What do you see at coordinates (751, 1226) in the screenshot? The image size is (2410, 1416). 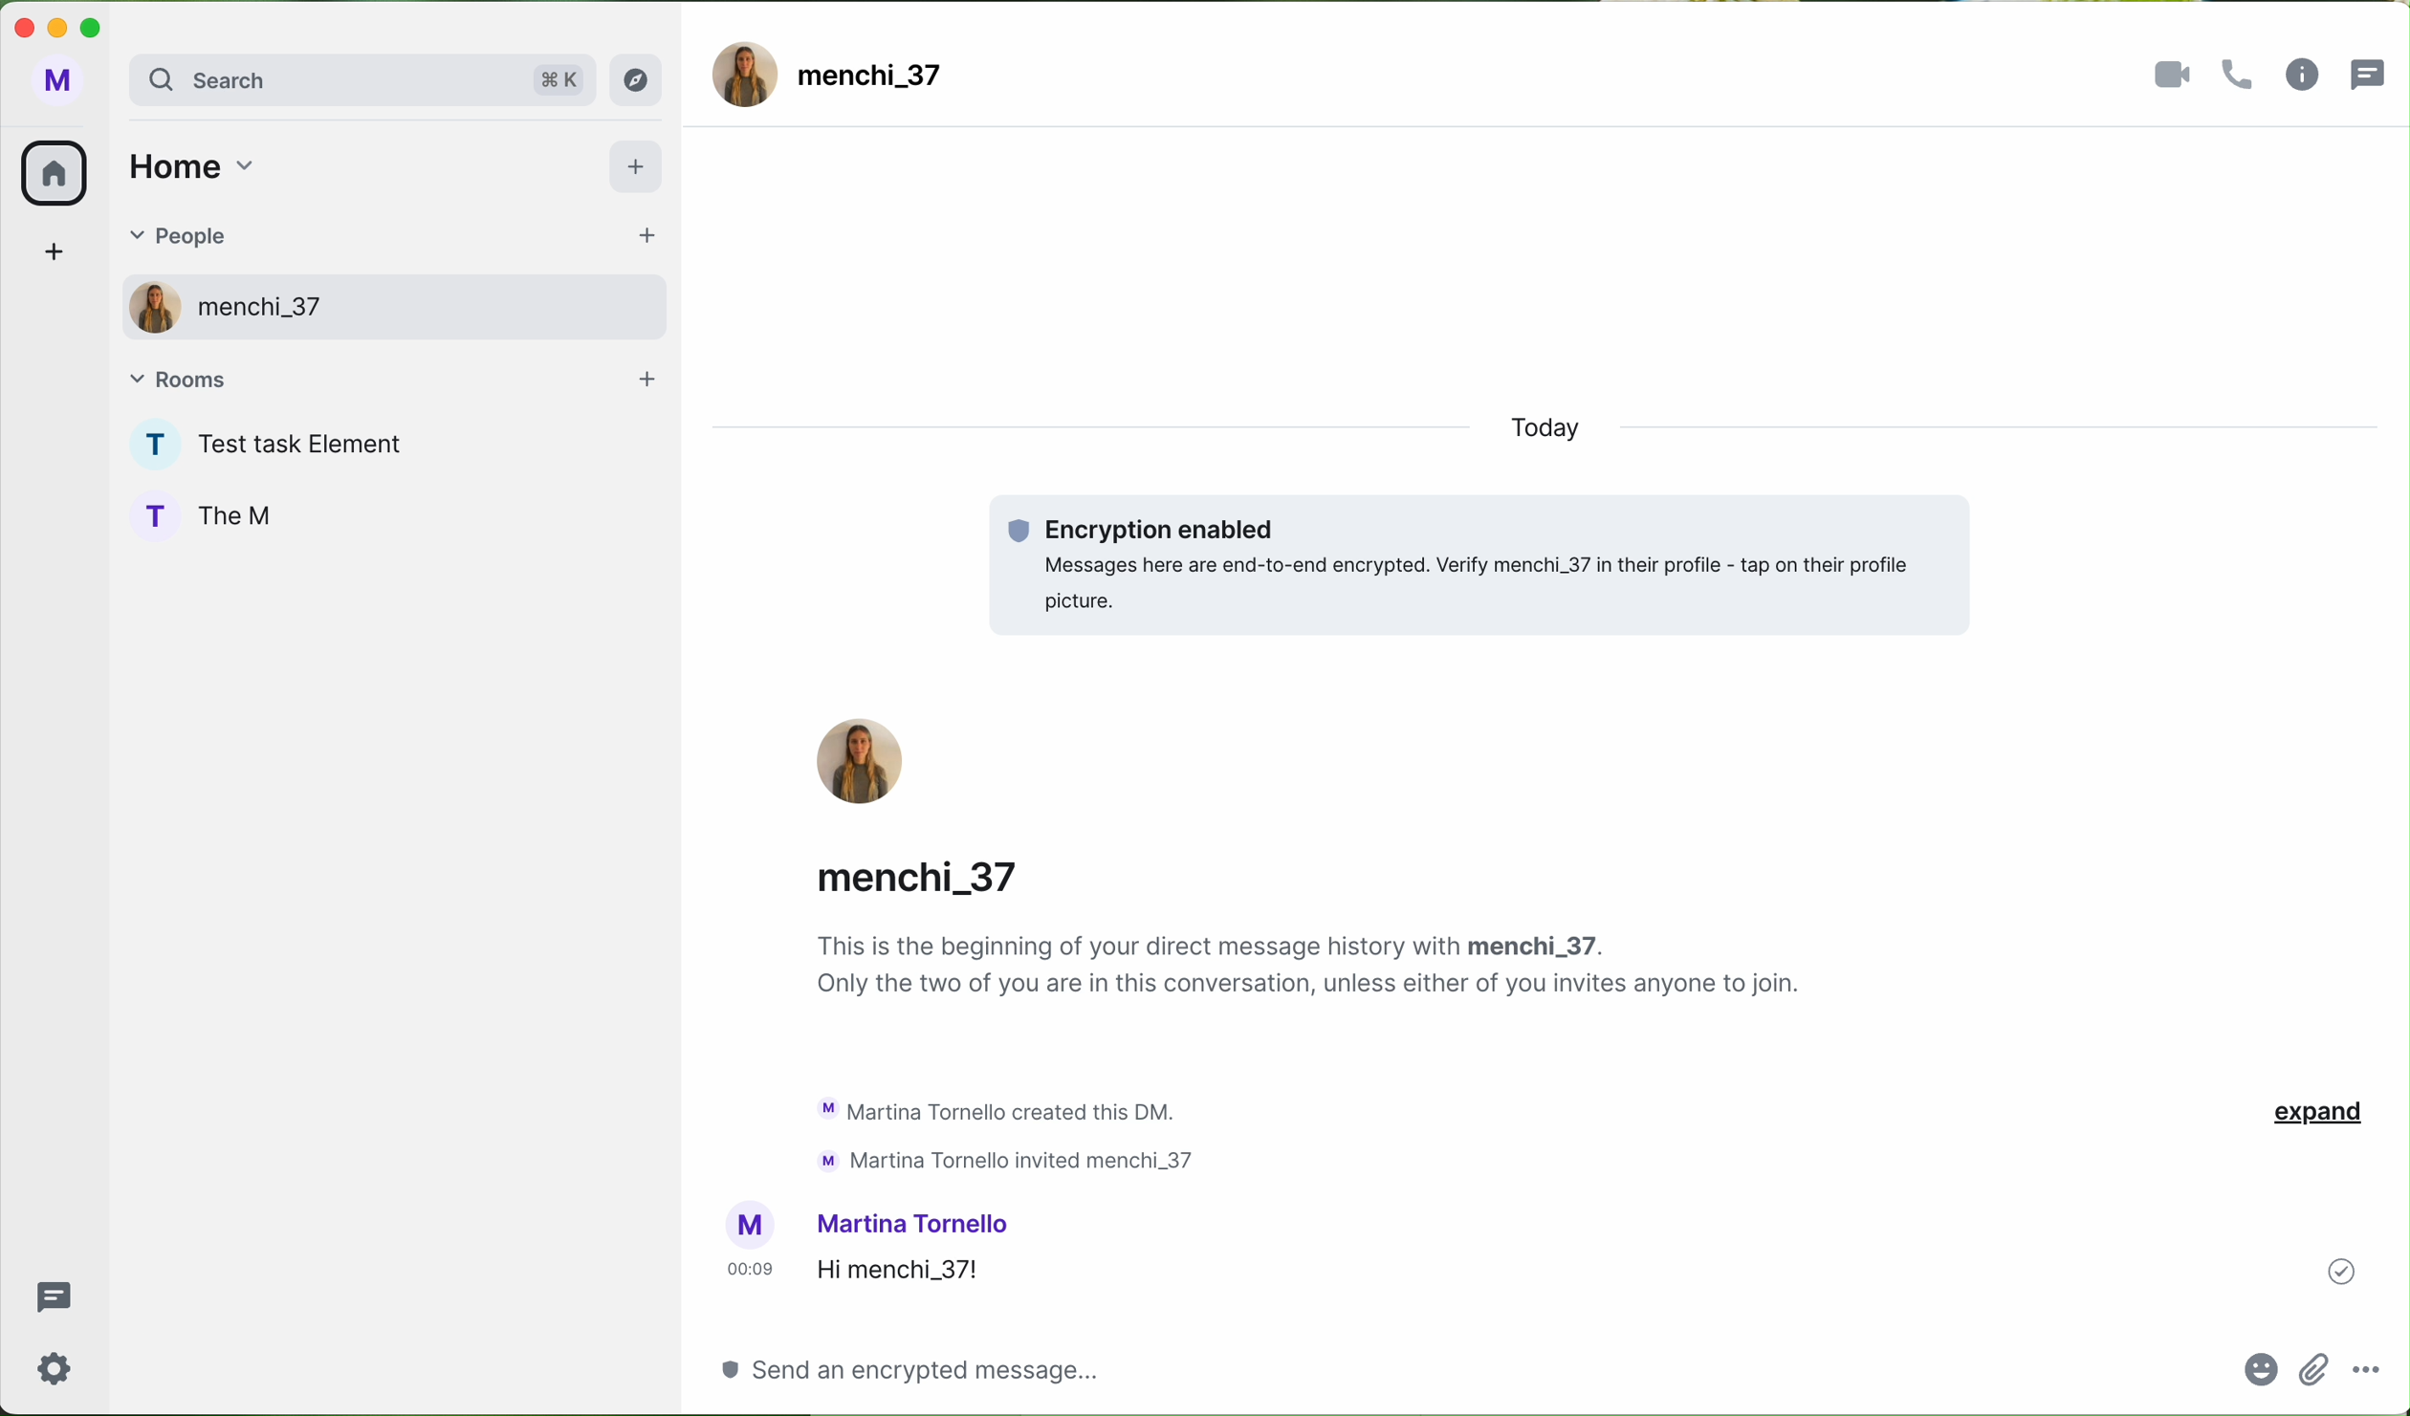 I see `profile picture` at bounding box center [751, 1226].